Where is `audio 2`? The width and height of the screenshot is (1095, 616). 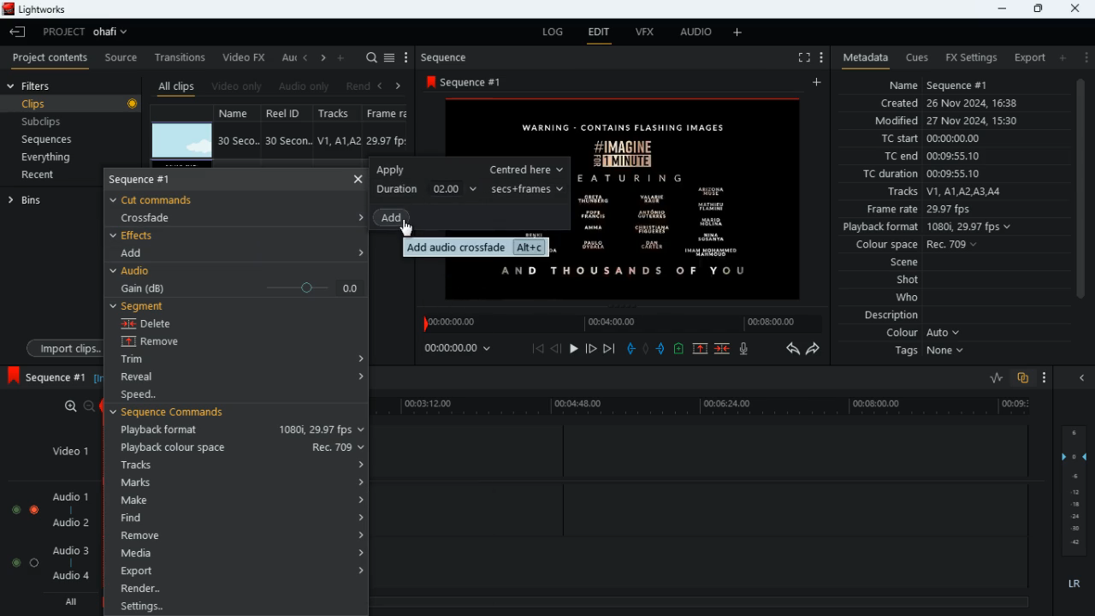 audio 2 is located at coordinates (67, 524).